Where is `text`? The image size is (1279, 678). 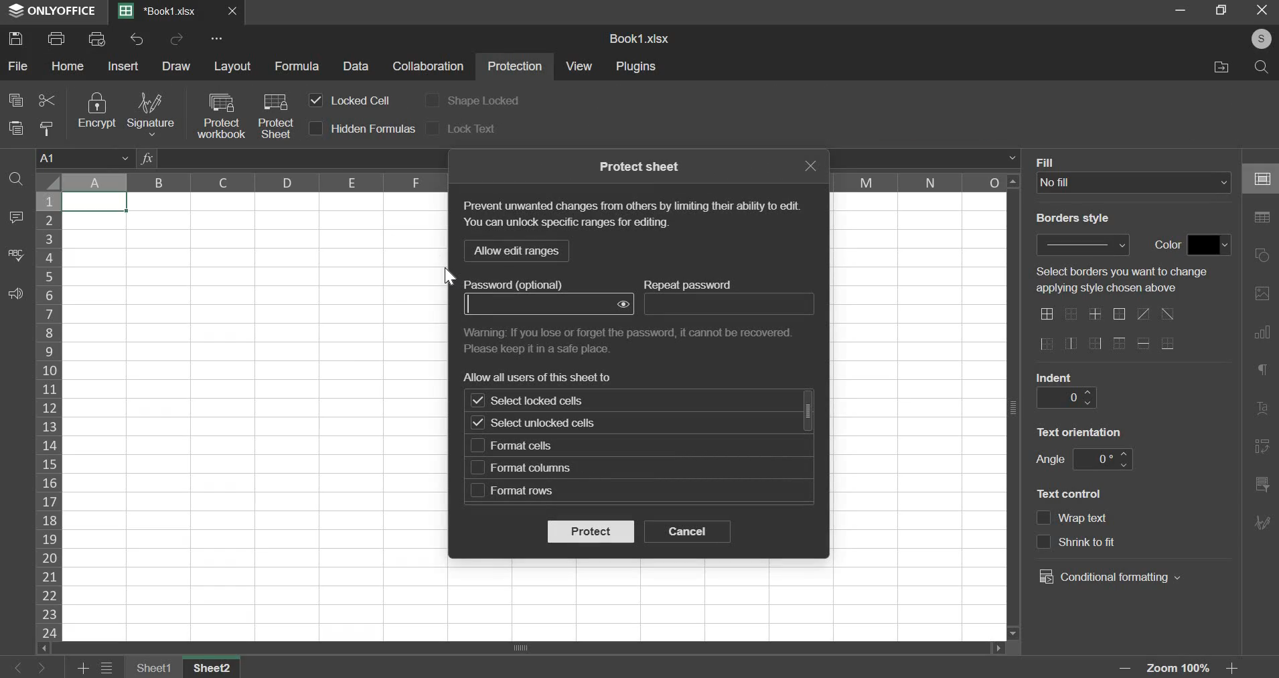
text is located at coordinates (540, 377).